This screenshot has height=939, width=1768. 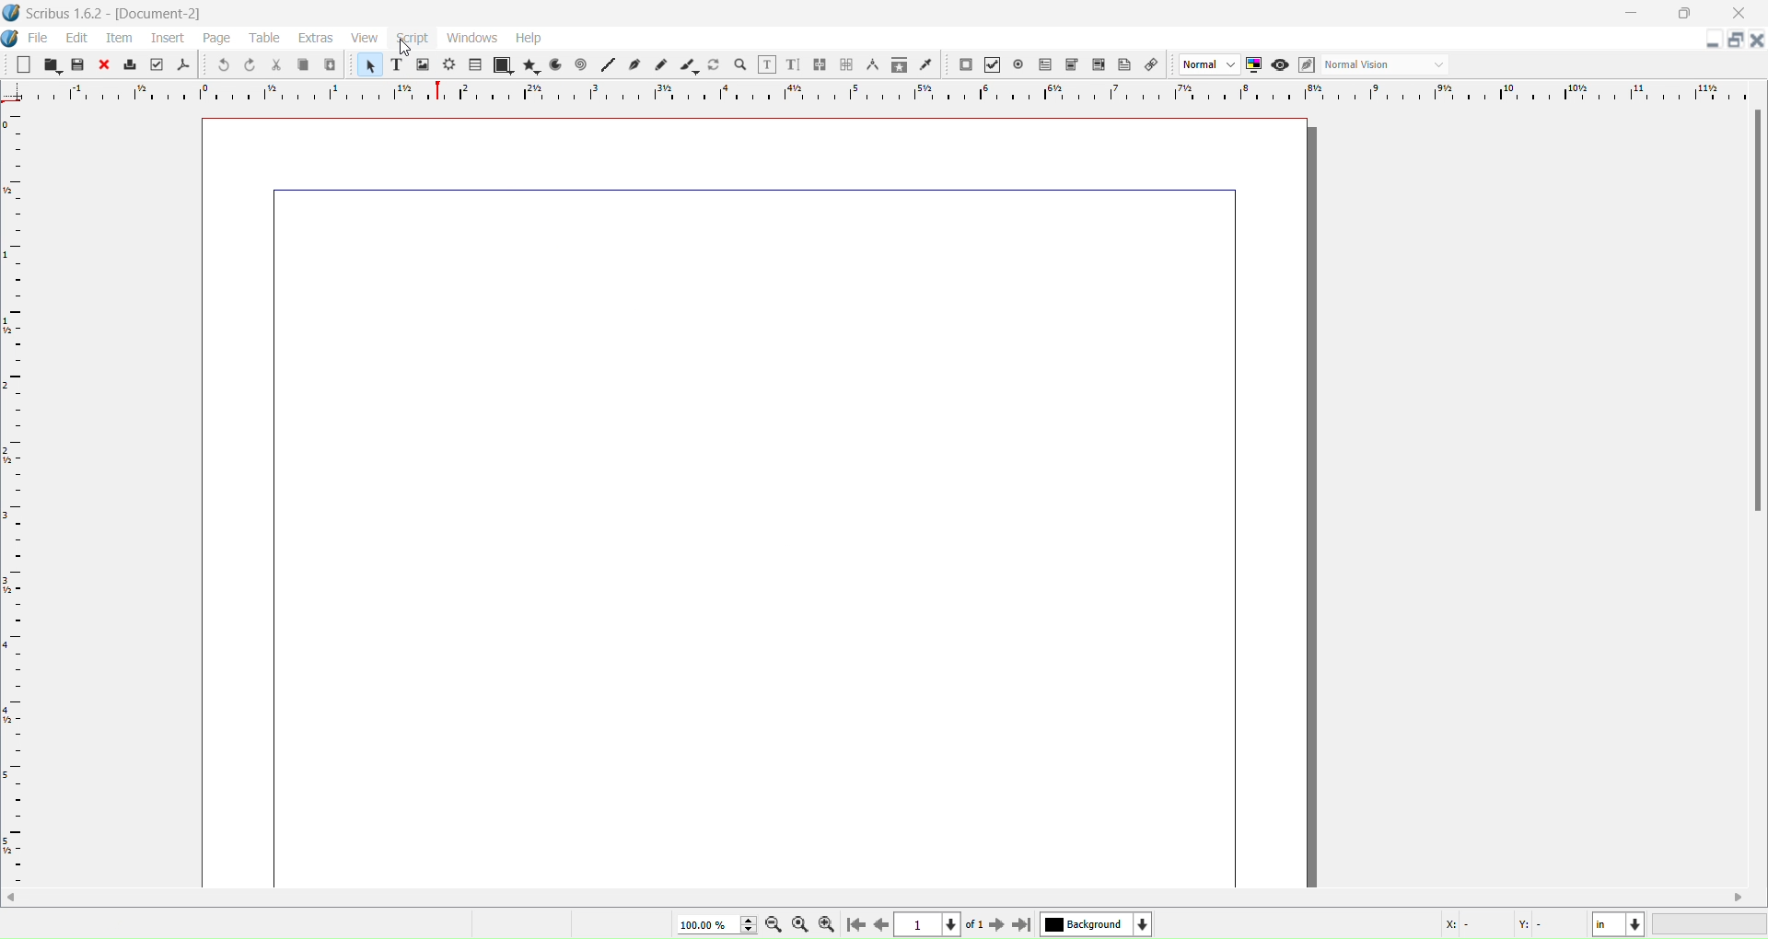 I want to click on Edit, so click(x=78, y=39).